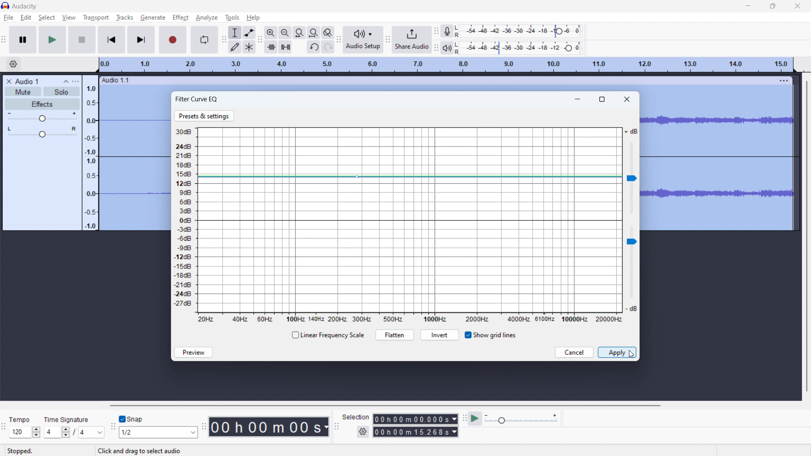 The height and width of the screenshot is (456, 811). Describe the element at coordinates (188, 17) in the screenshot. I see `cursor` at that location.